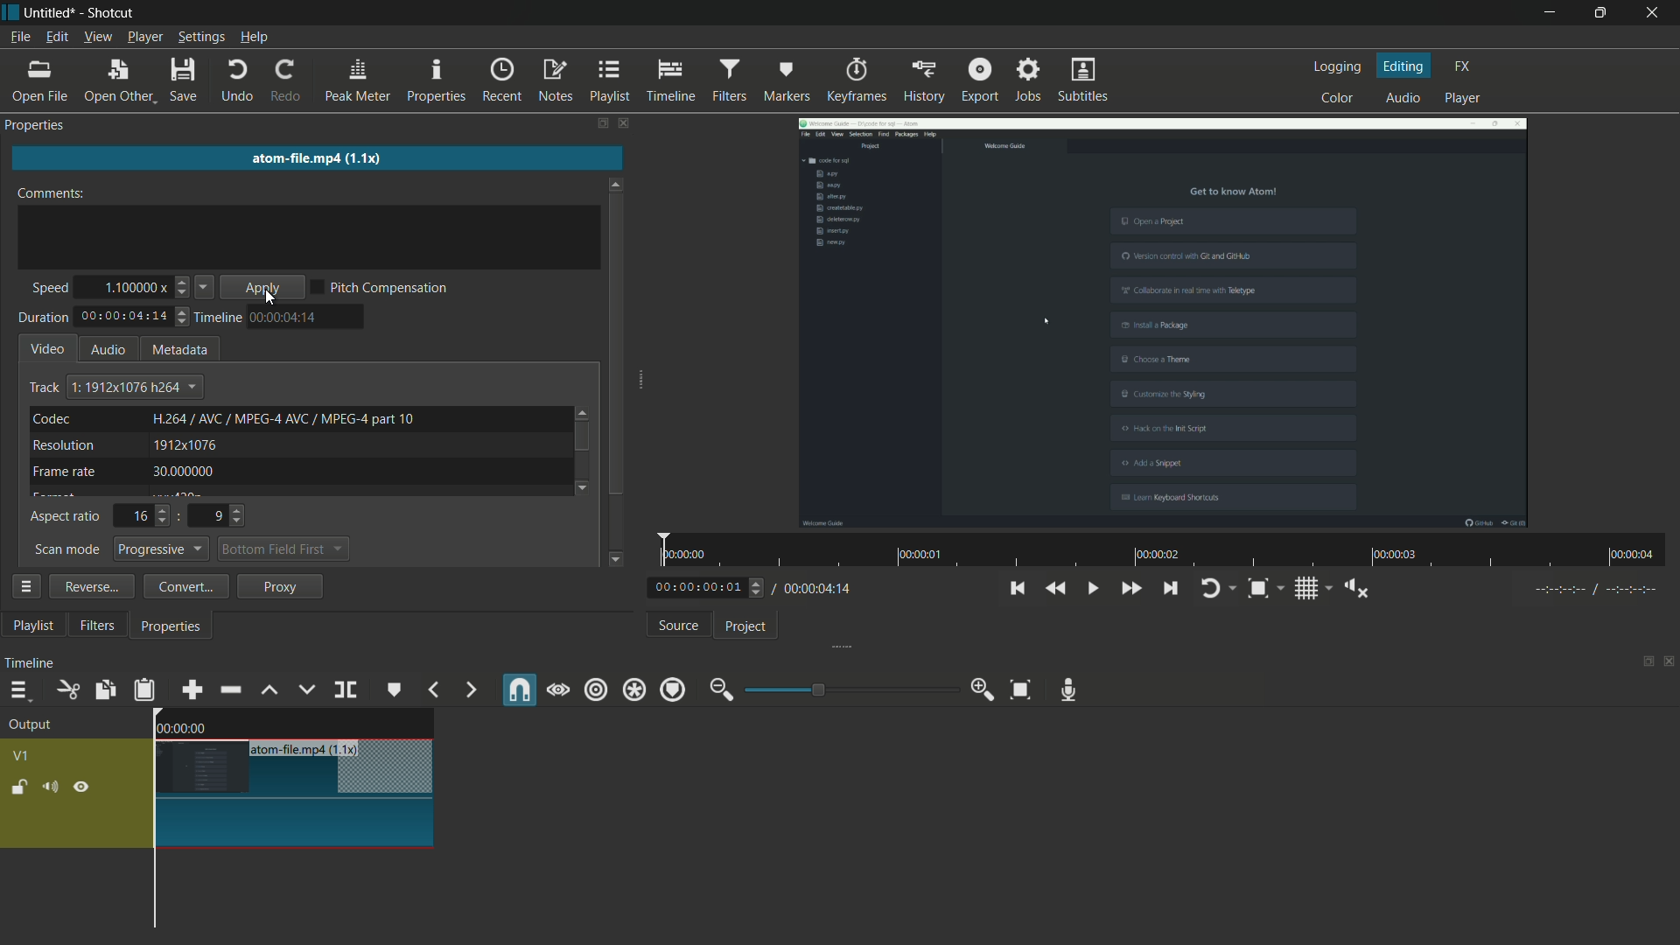 This screenshot has height=945, width=1680. Describe the element at coordinates (1169, 587) in the screenshot. I see `skip to the next point` at that location.